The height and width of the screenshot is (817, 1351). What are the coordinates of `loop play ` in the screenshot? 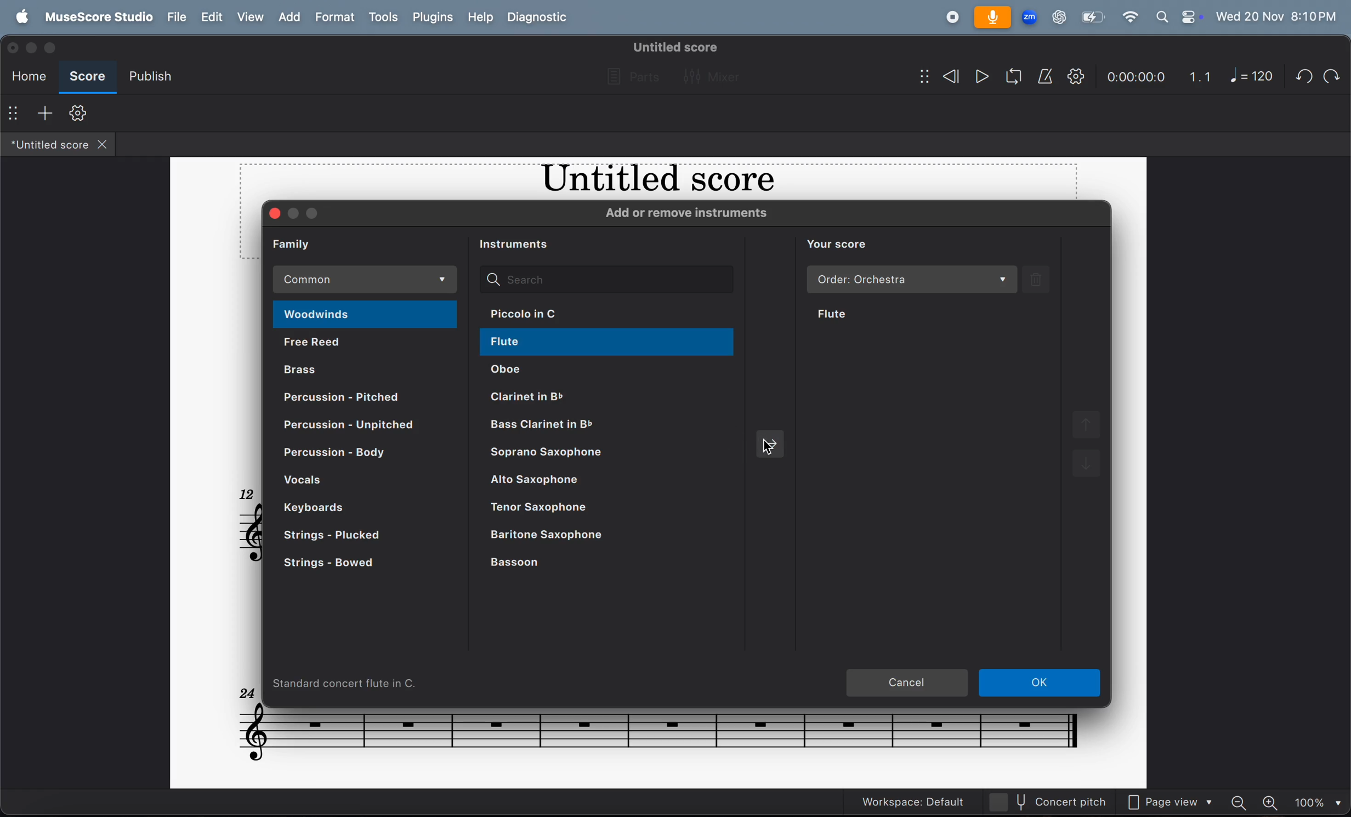 It's located at (1010, 75).